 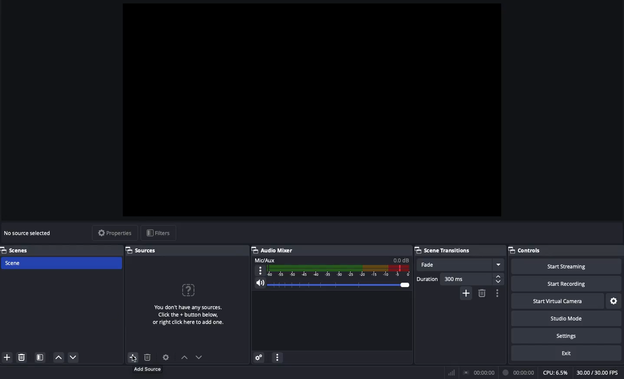 I want to click on Start virtual camera, so click(x=559, y=300).